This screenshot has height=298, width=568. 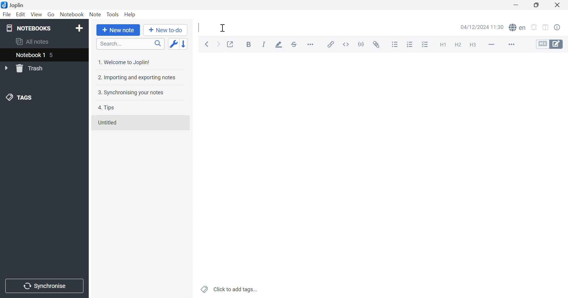 What do you see at coordinates (8, 14) in the screenshot?
I see `File` at bounding box center [8, 14].